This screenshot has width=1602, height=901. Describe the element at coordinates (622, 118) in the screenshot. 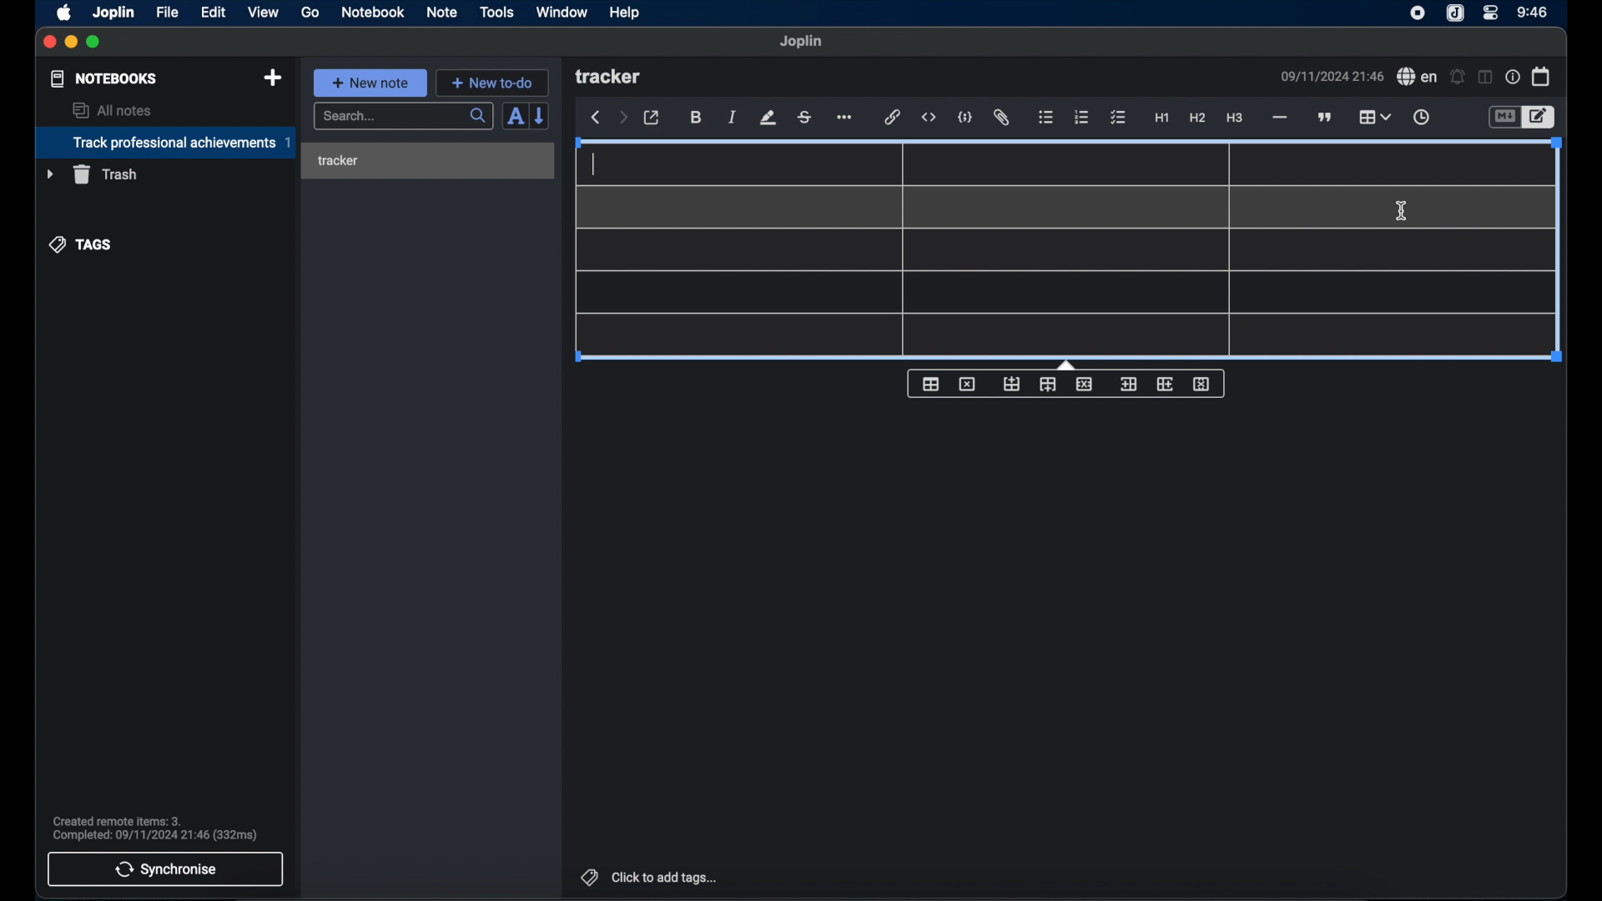

I see `forward` at that location.